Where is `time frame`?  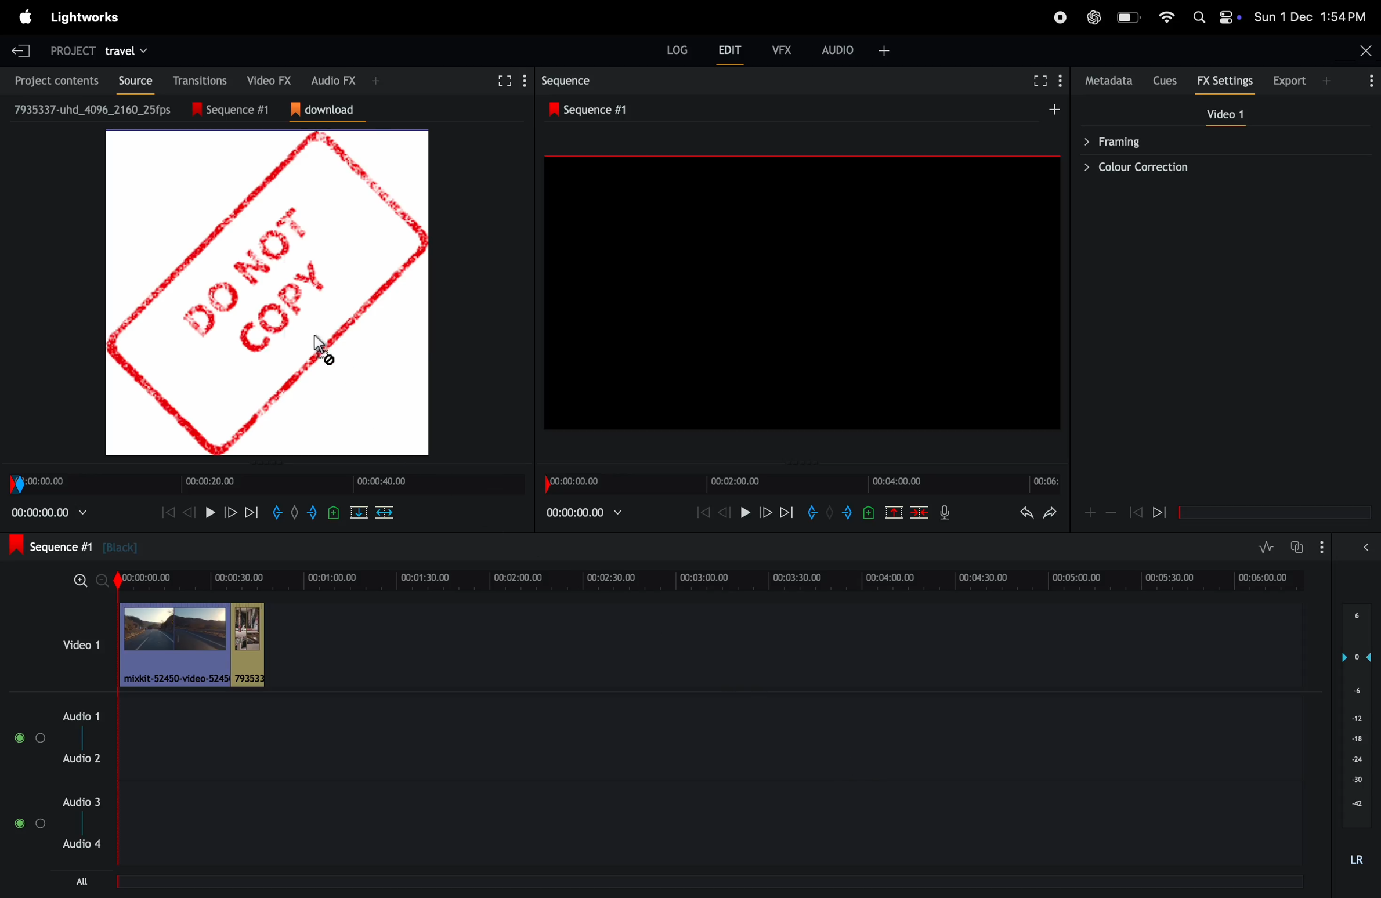 time frame is located at coordinates (266, 484).